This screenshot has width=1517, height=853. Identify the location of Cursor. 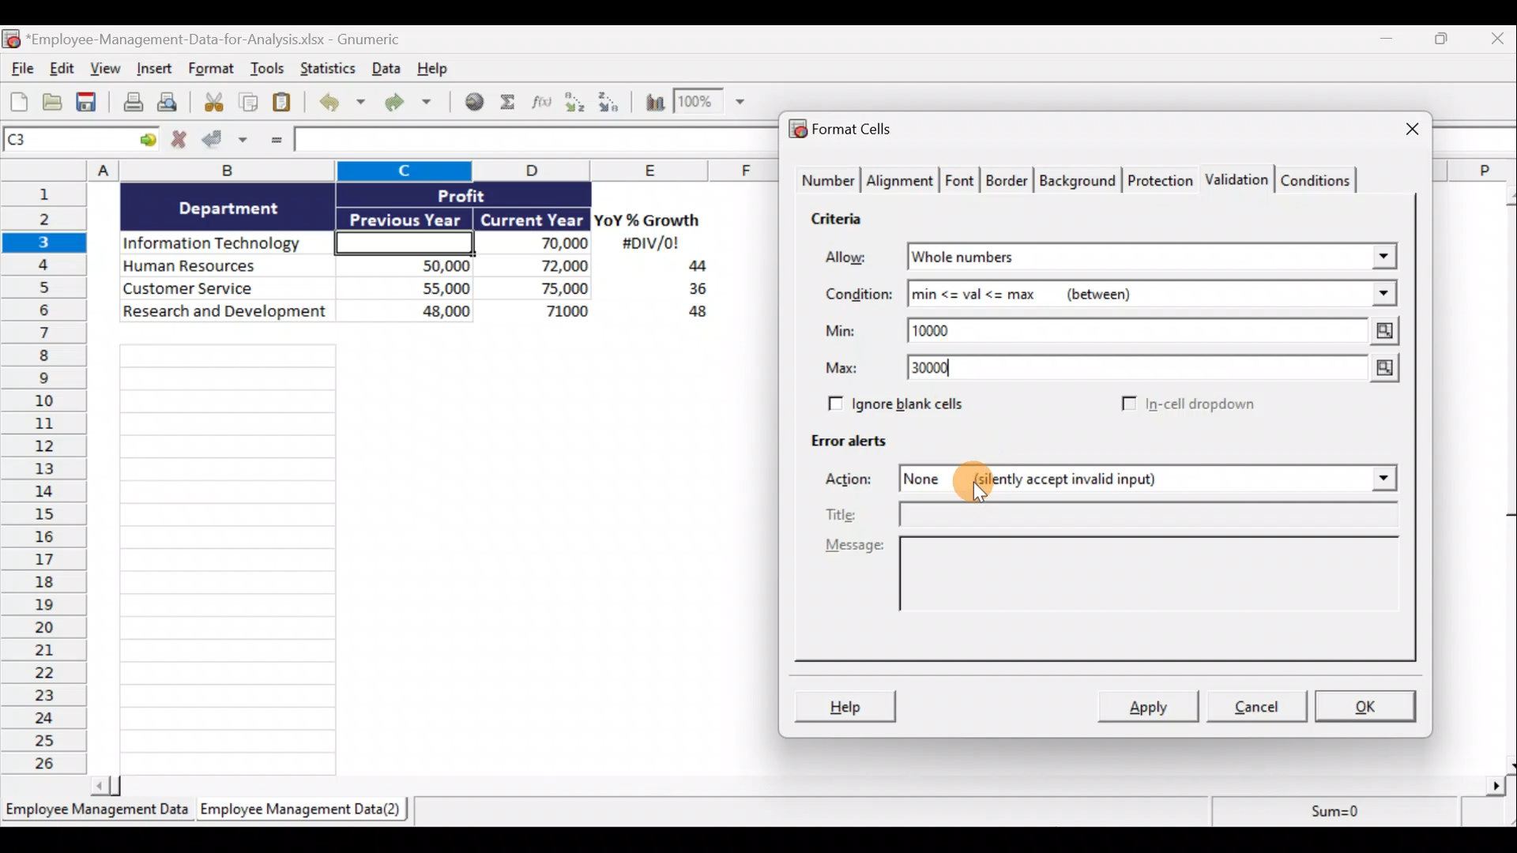
(983, 483).